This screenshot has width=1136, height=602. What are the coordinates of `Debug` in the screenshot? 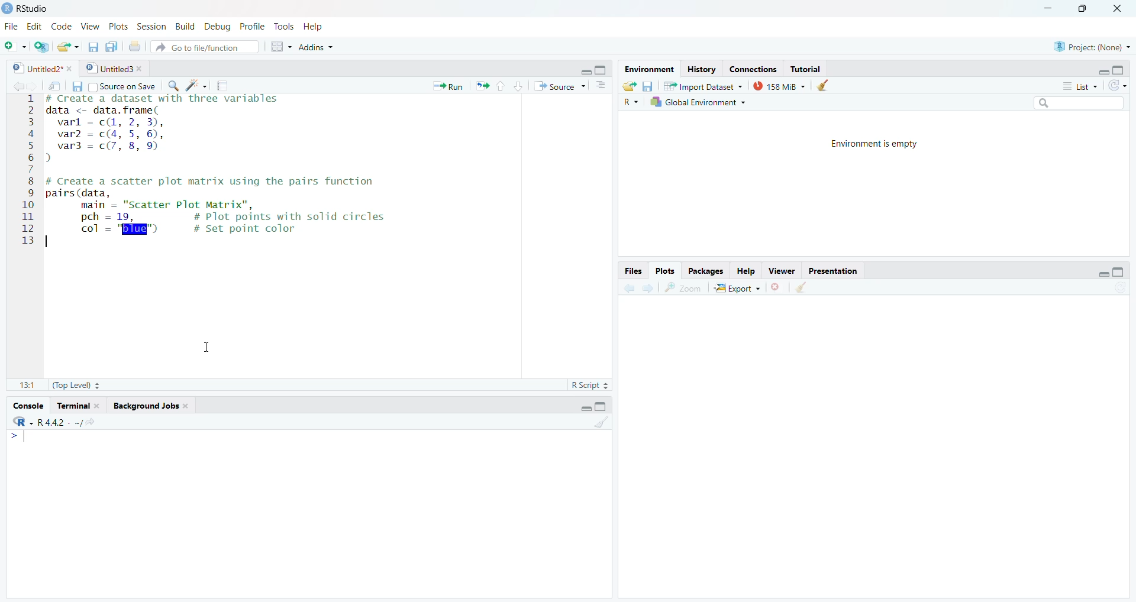 It's located at (217, 25).